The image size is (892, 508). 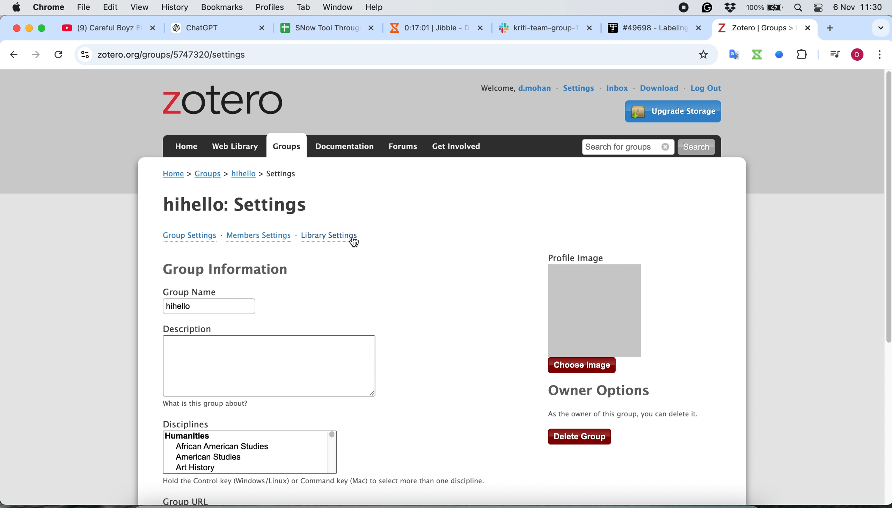 What do you see at coordinates (86, 54) in the screenshot?
I see `site information` at bounding box center [86, 54].